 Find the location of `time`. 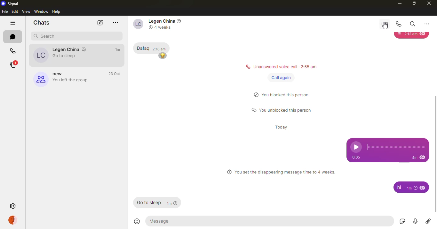

time is located at coordinates (114, 74).